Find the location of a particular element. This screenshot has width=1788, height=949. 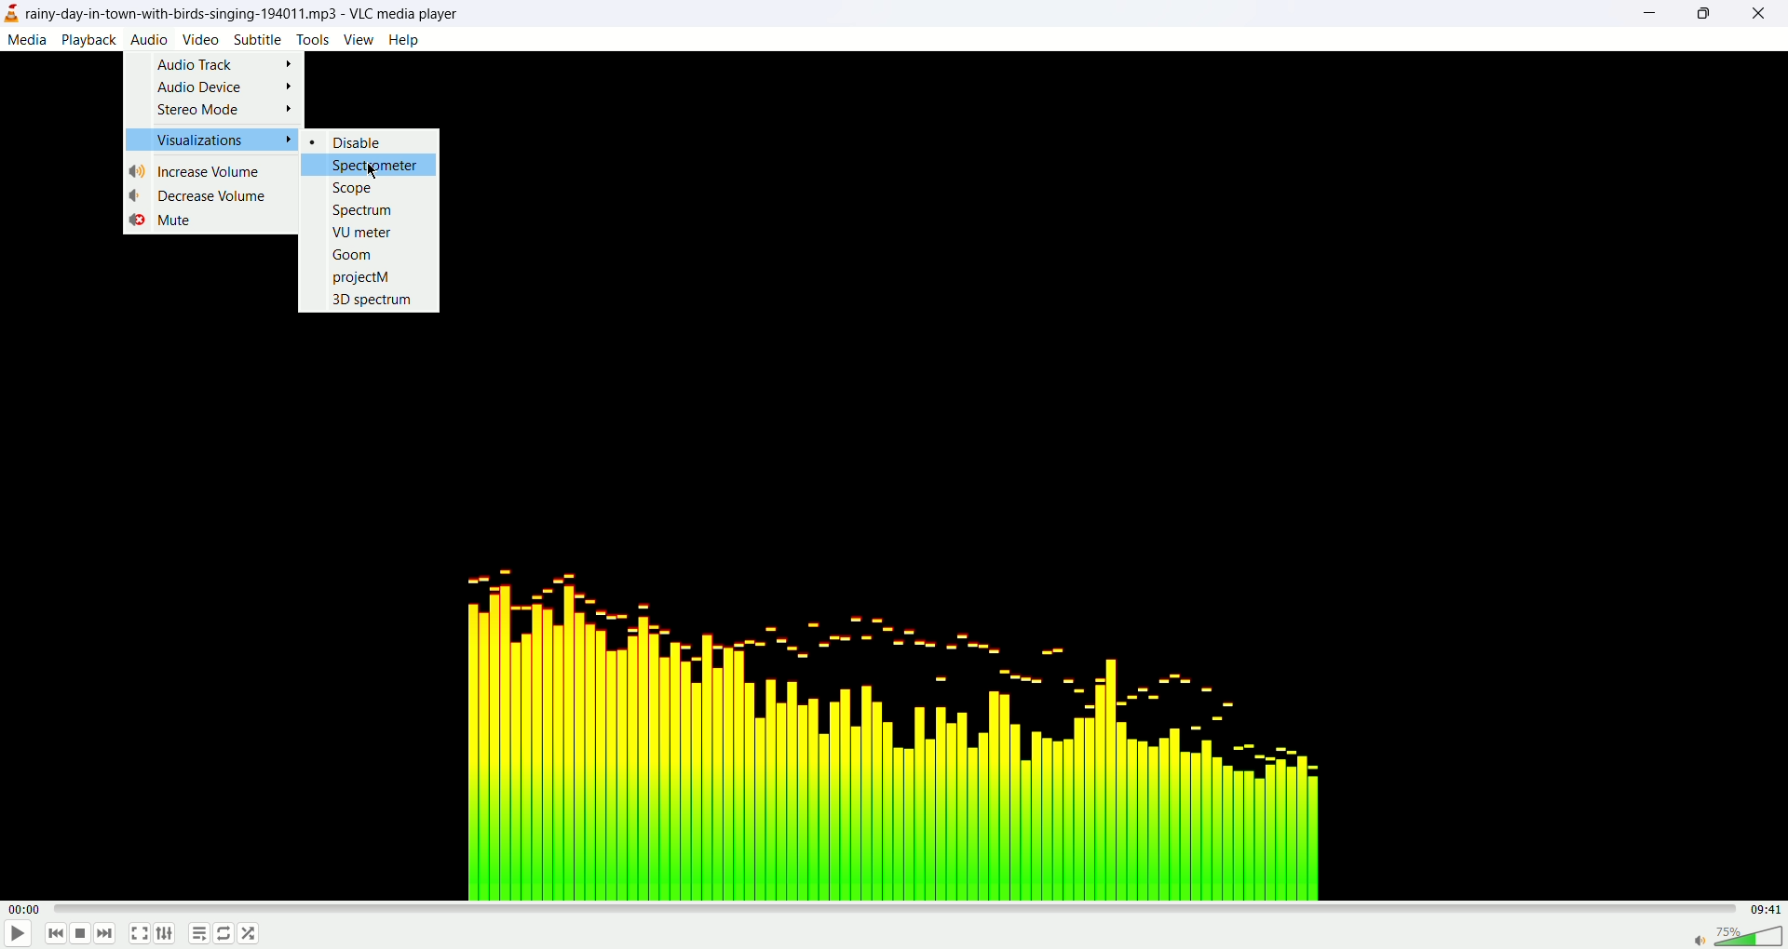

help is located at coordinates (405, 40).